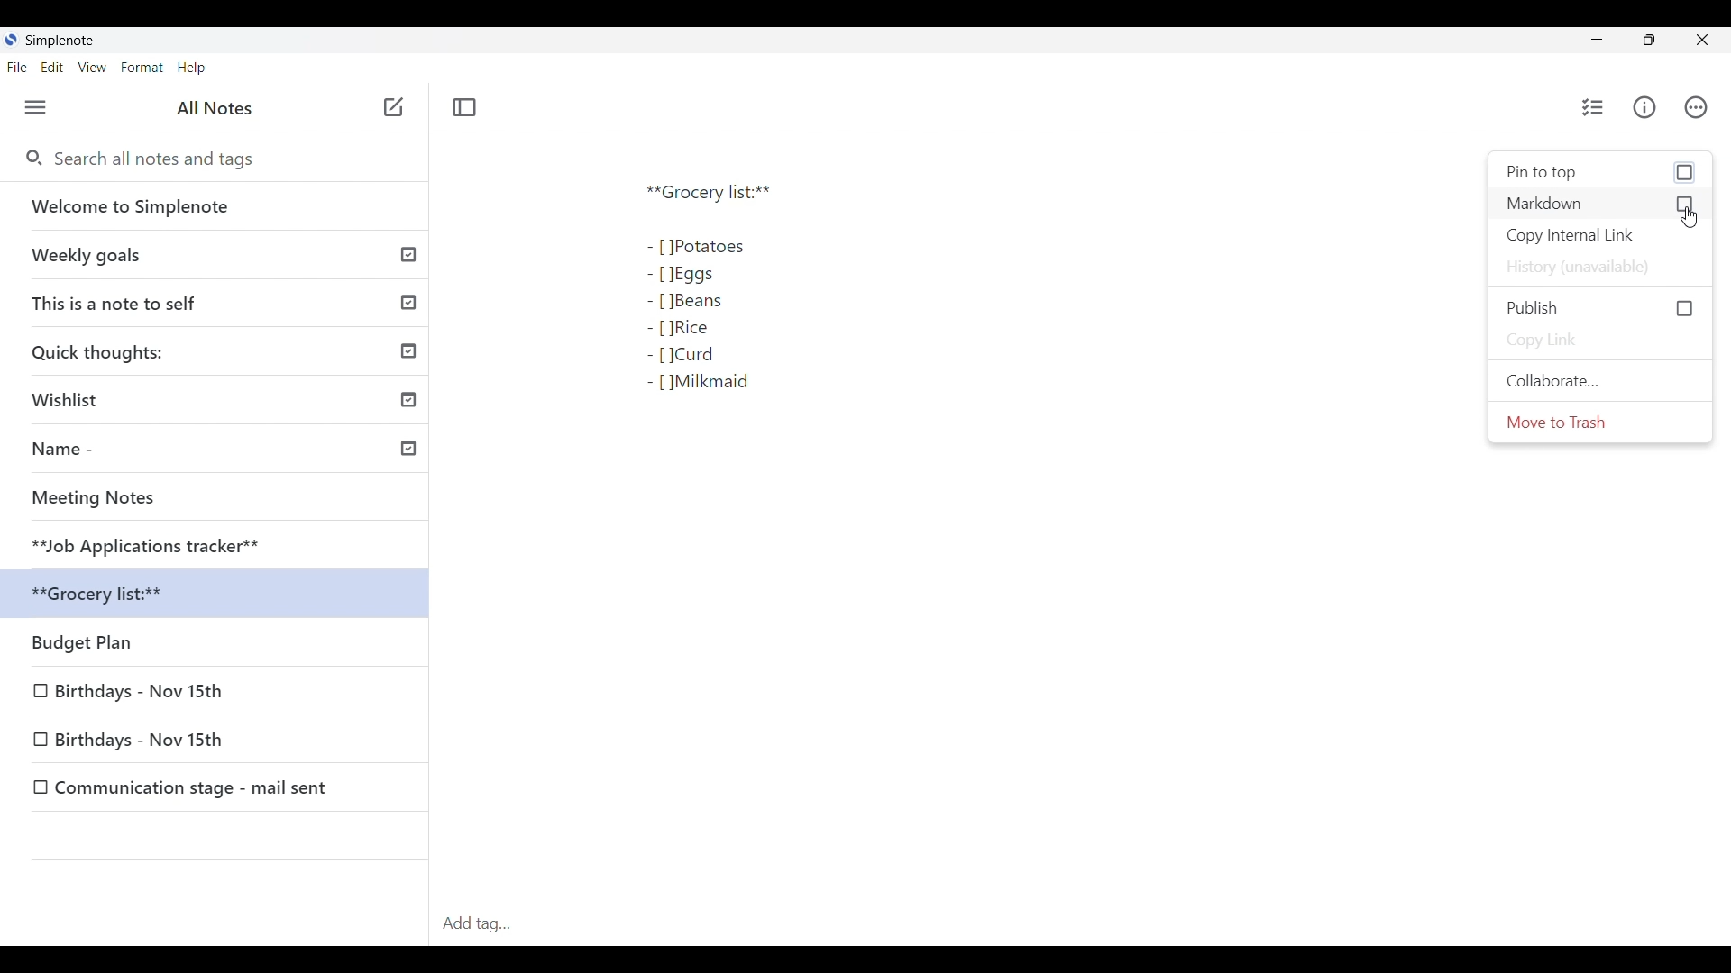  What do you see at coordinates (223, 257) in the screenshot?
I see `Weekly goals` at bounding box center [223, 257].